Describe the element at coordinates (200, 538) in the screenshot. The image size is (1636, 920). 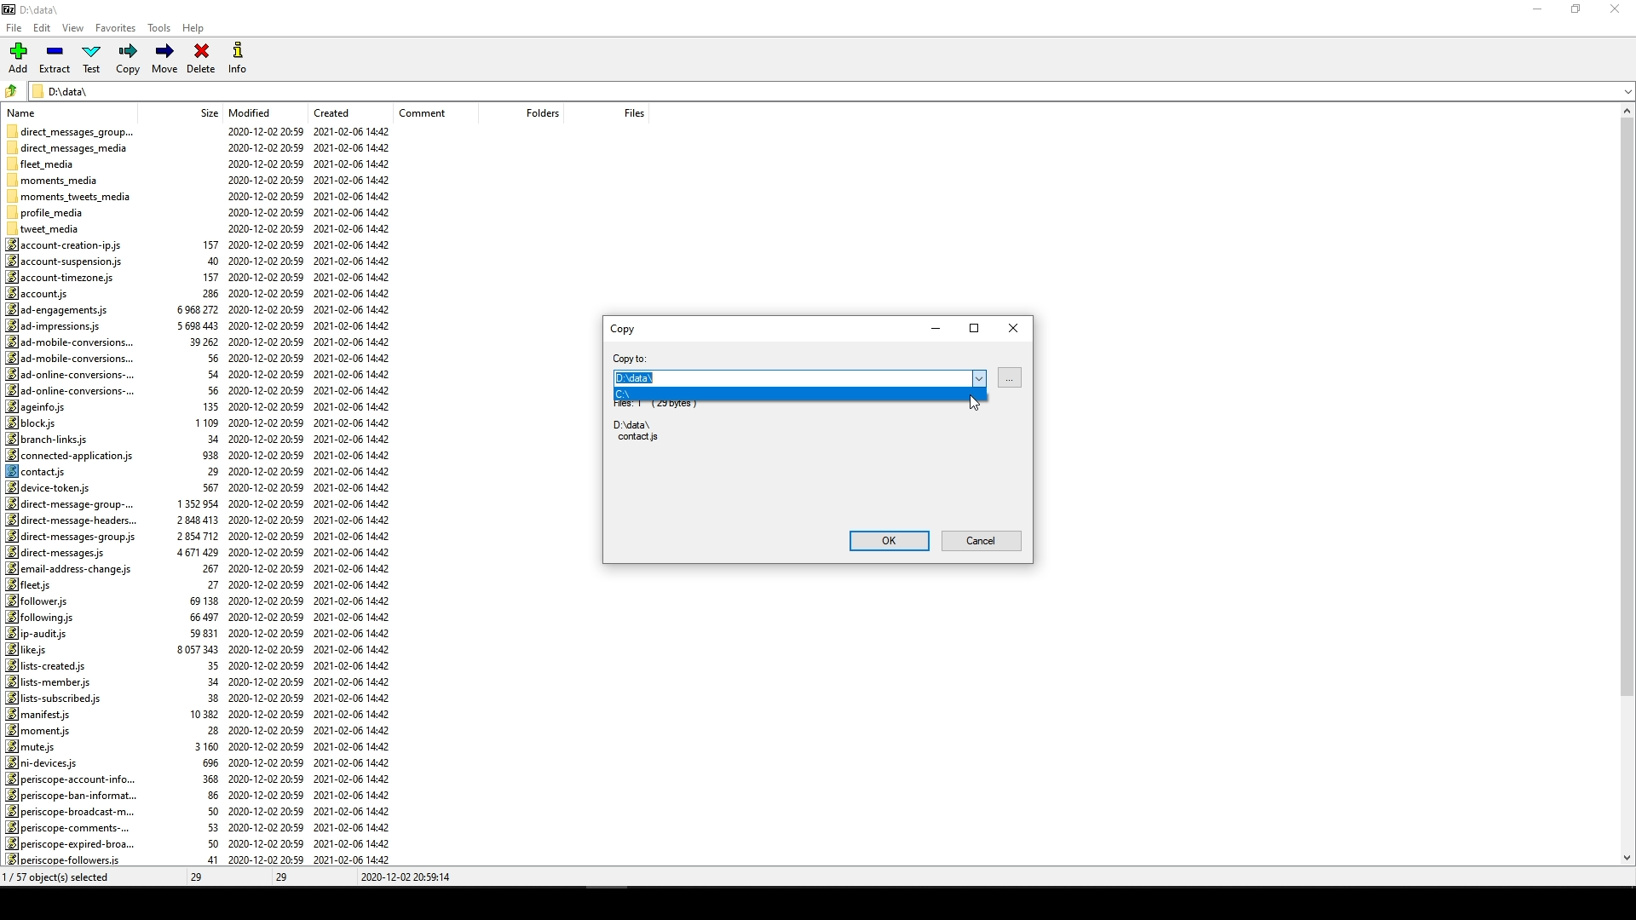
I see `size` at that location.